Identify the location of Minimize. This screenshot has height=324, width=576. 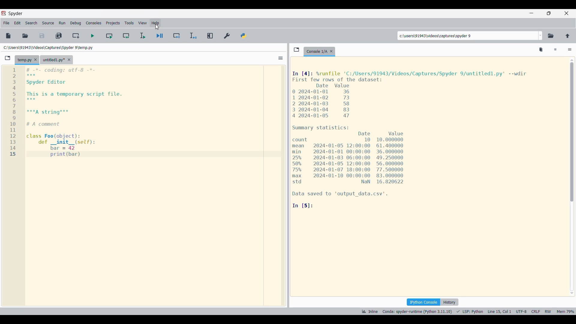
(532, 13).